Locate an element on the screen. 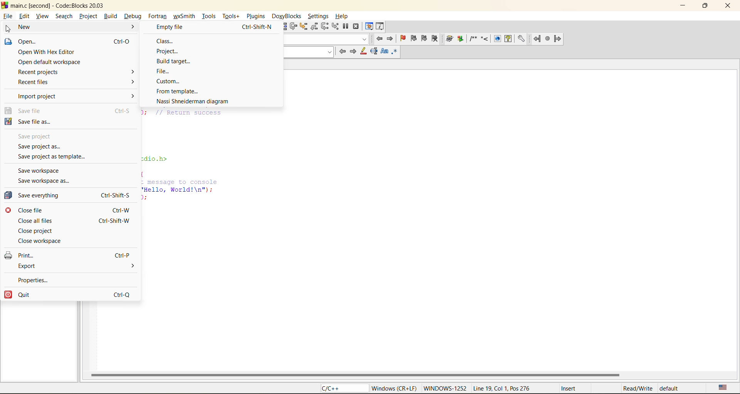 The image size is (740, 394). step into is located at coordinates (303, 27).